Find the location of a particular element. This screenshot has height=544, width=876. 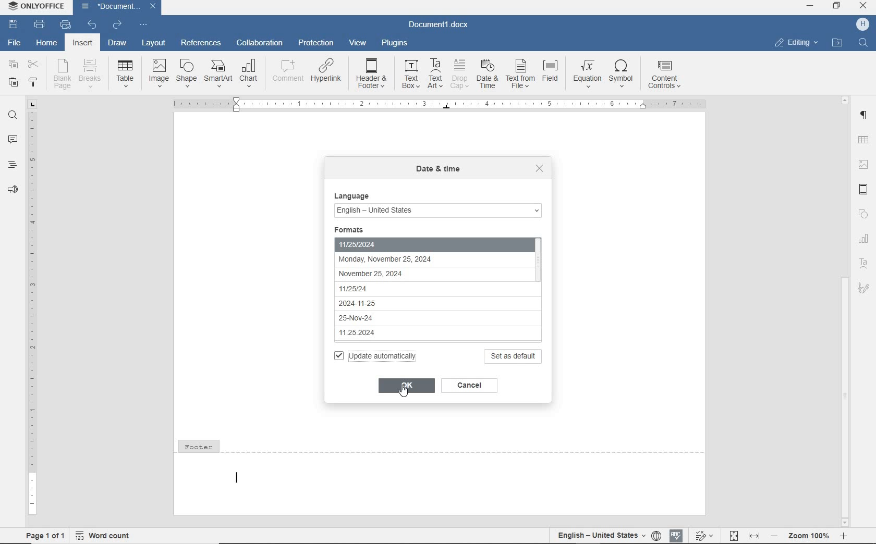

symbol is located at coordinates (624, 74).